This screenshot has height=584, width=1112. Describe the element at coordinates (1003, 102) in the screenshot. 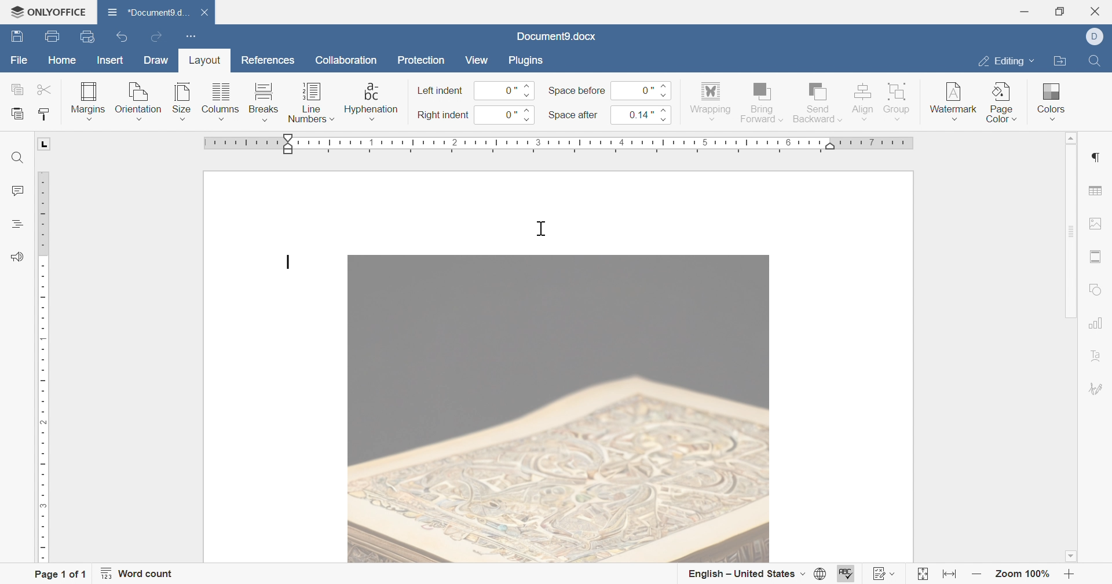

I see `page color` at that location.